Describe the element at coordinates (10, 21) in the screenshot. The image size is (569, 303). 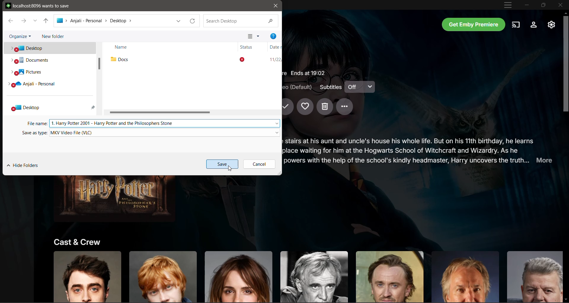
I see `Back` at that location.